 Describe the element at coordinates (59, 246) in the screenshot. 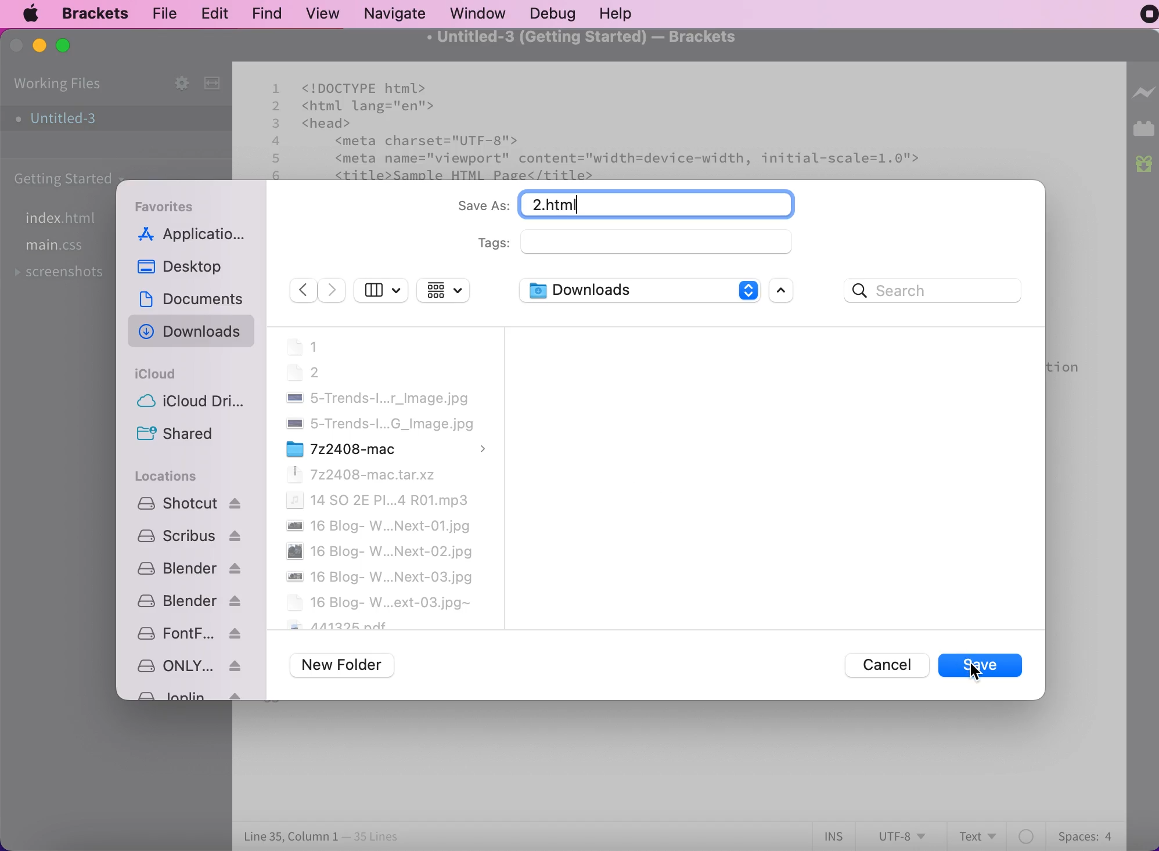

I see `file main.css` at that location.